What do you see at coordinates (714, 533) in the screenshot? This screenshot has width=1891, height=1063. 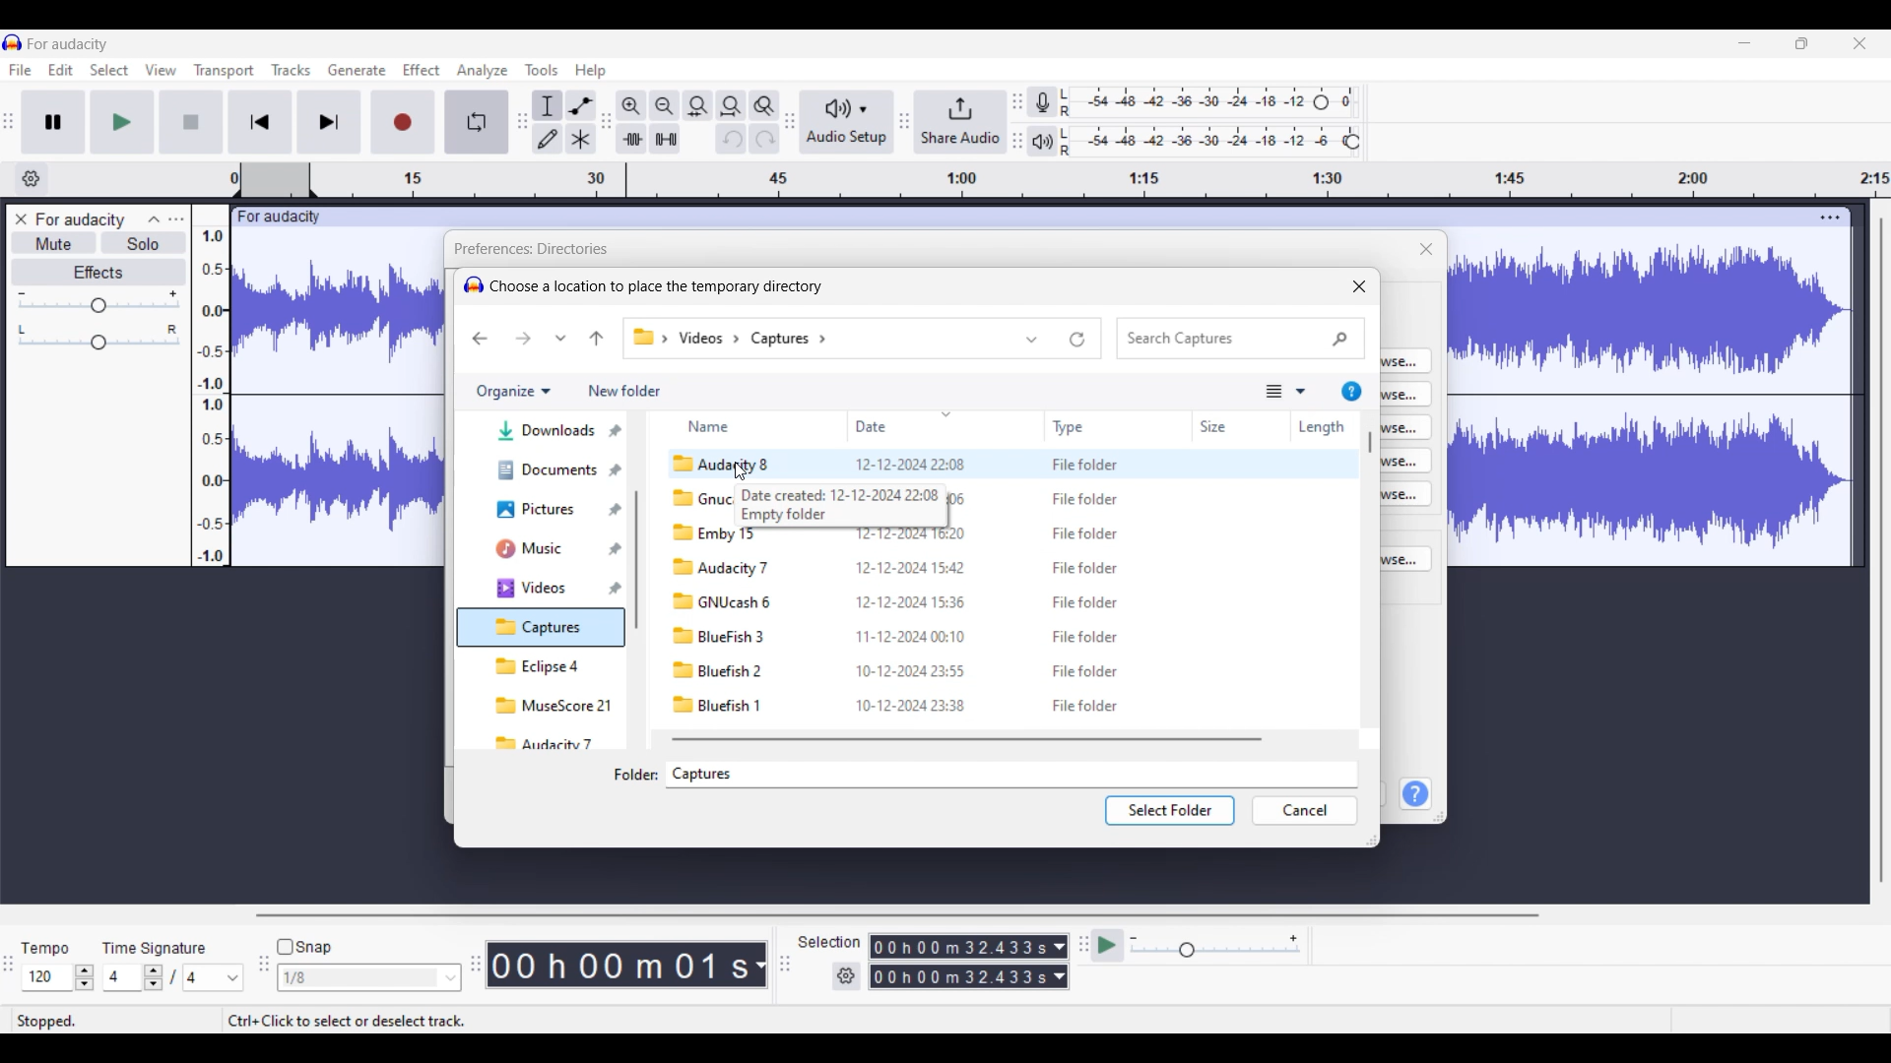 I see `emby 15` at bounding box center [714, 533].